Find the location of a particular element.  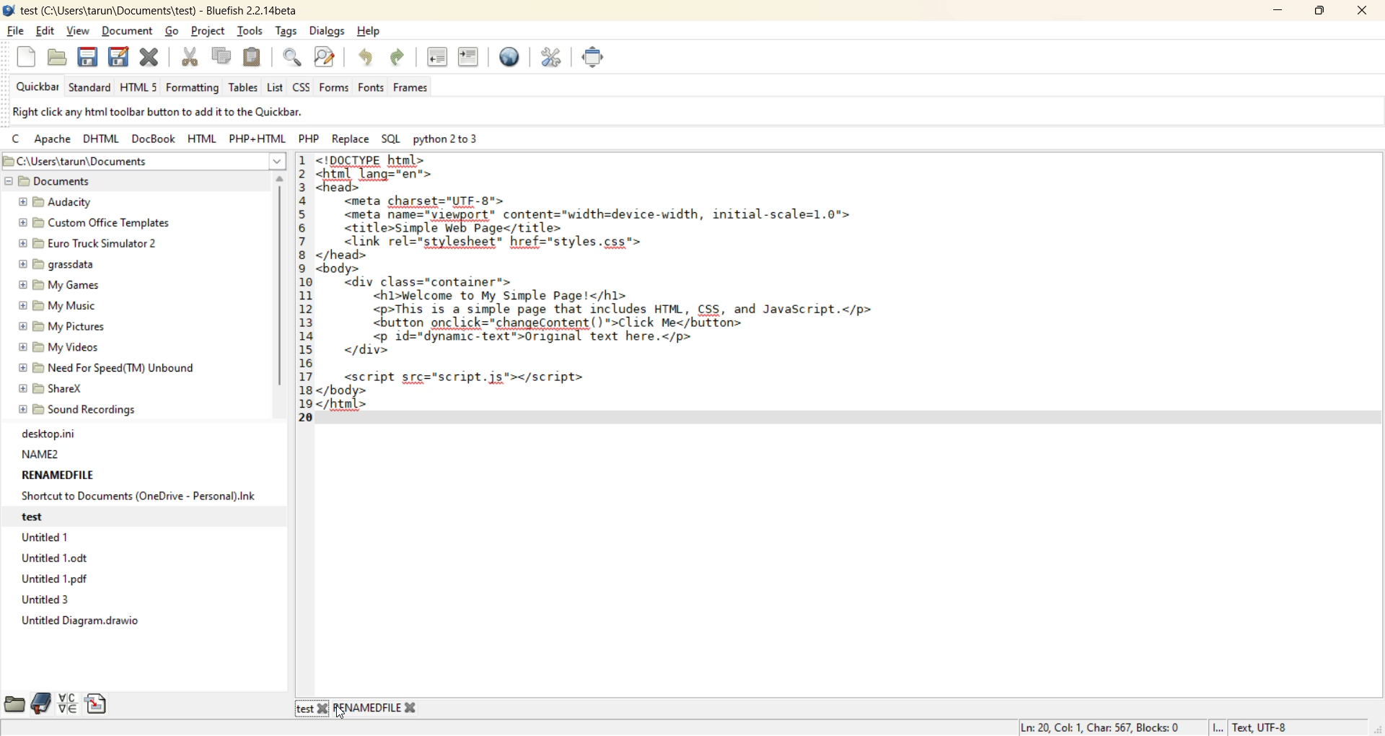

cursor is located at coordinates (340, 711).